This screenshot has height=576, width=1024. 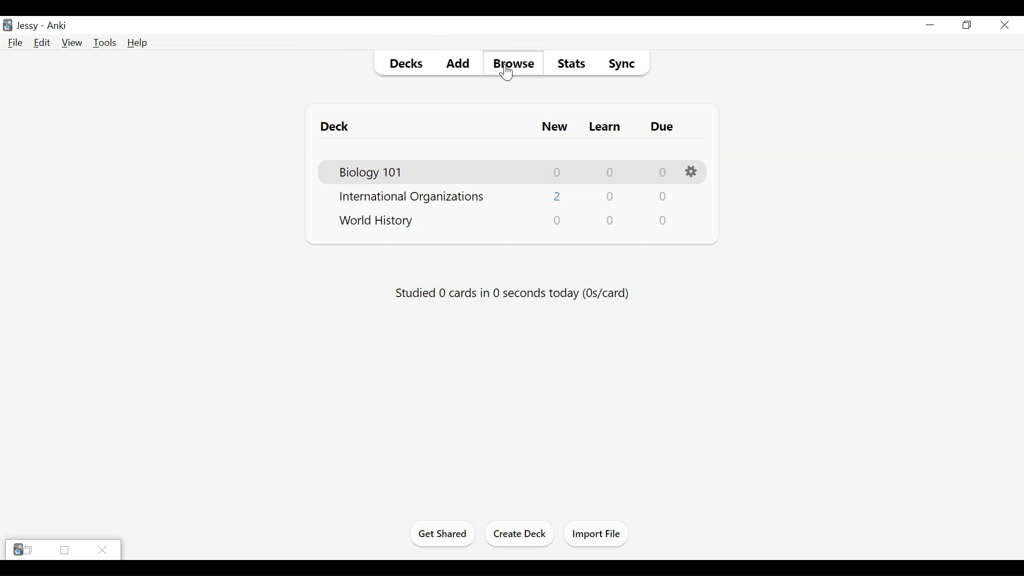 What do you see at coordinates (7, 25) in the screenshot?
I see `Anki Desktop Icon` at bounding box center [7, 25].